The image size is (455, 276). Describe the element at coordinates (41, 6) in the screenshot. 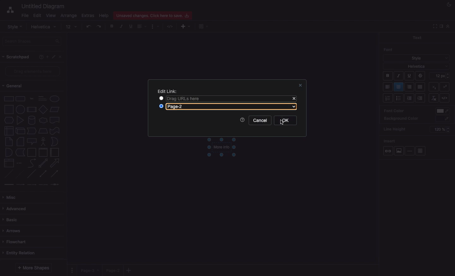

I see `Untitled diagram` at that location.